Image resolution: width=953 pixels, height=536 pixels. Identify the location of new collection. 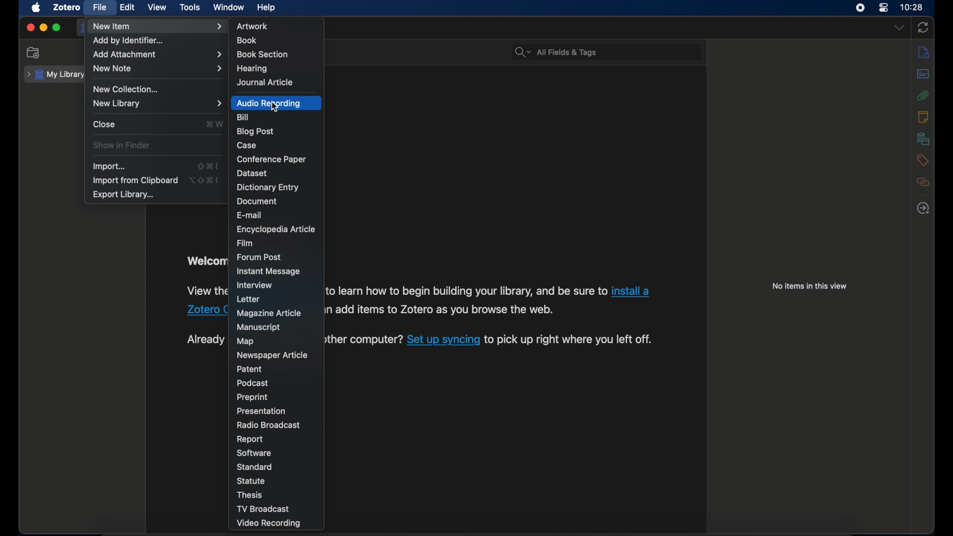
(35, 53).